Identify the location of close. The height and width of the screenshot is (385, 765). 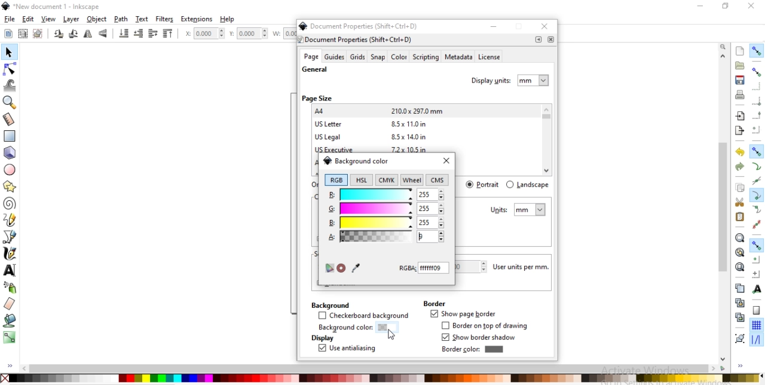
(550, 39).